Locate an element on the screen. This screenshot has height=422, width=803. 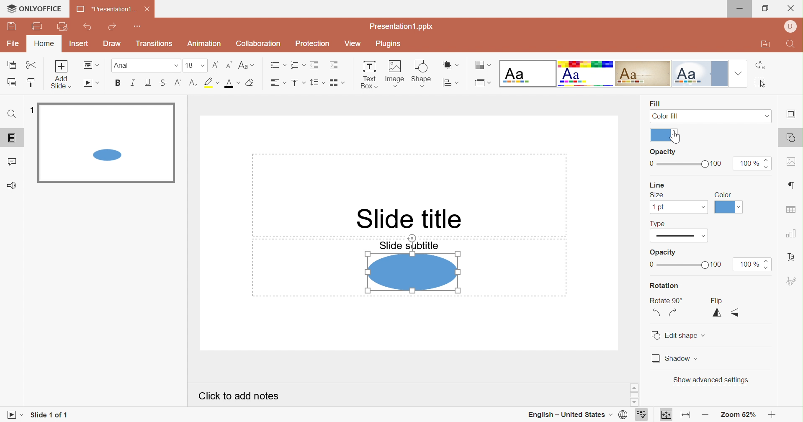
View is located at coordinates (353, 45).